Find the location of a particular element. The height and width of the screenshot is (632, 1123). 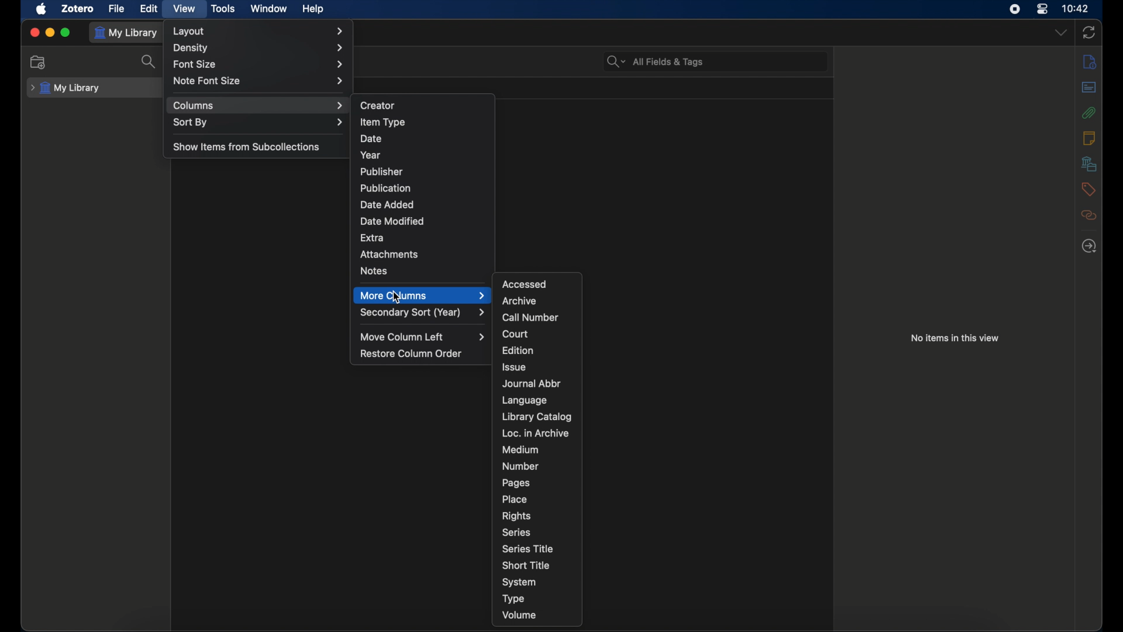

sort by is located at coordinates (260, 123).